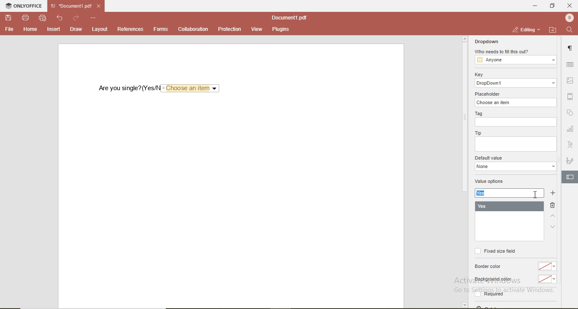 The image size is (578, 309). Describe the element at coordinates (160, 29) in the screenshot. I see `forms` at that location.